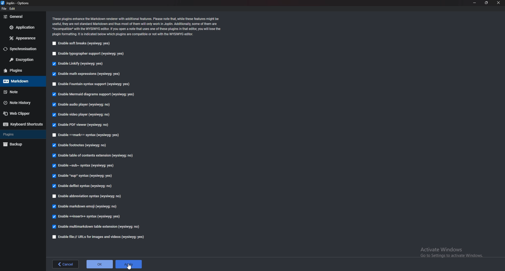 The height and width of the screenshot is (271, 505). What do you see at coordinates (486, 3) in the screenshot?
I see `Resize` at bounding box center [486, 3].